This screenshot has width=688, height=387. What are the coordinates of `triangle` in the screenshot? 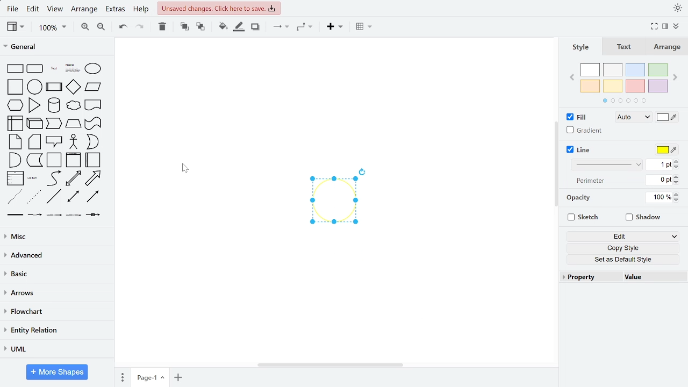 It's located at (35, 105).